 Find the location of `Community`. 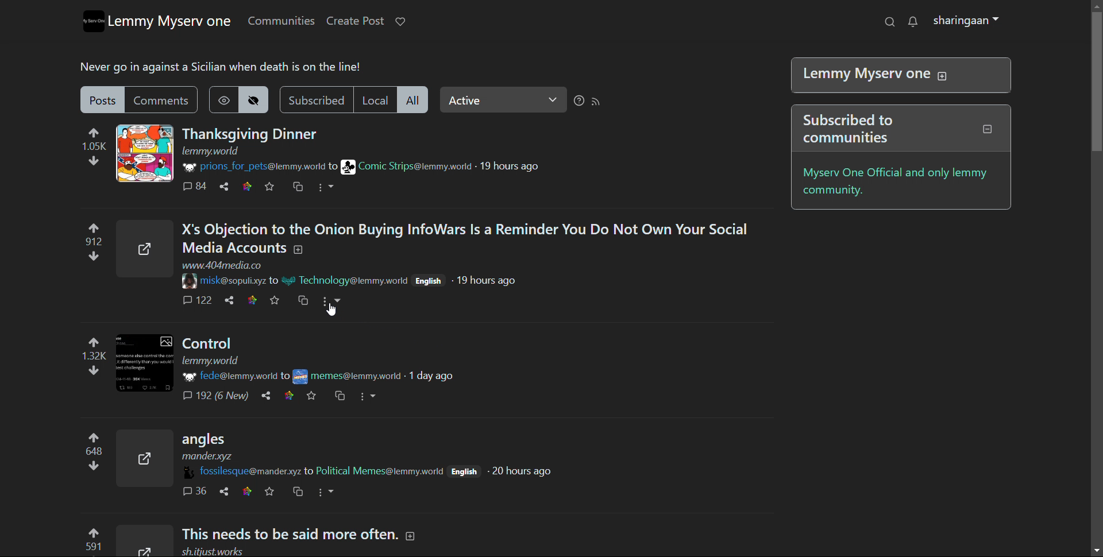

Community is located at coordinates (353, 282).